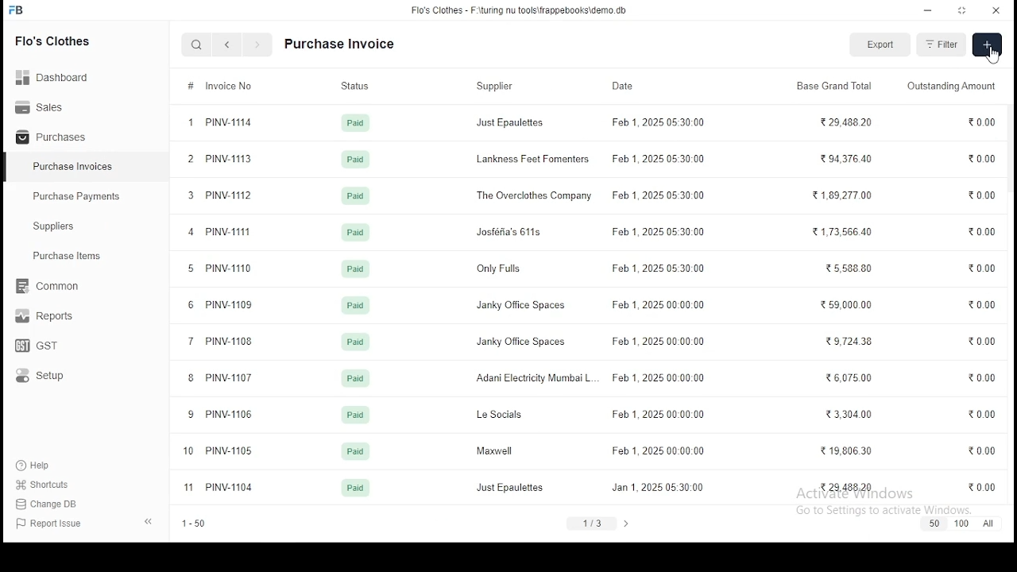  Describe the element at coordinates (191, 195) in the screenshot. I see `3` at that location.